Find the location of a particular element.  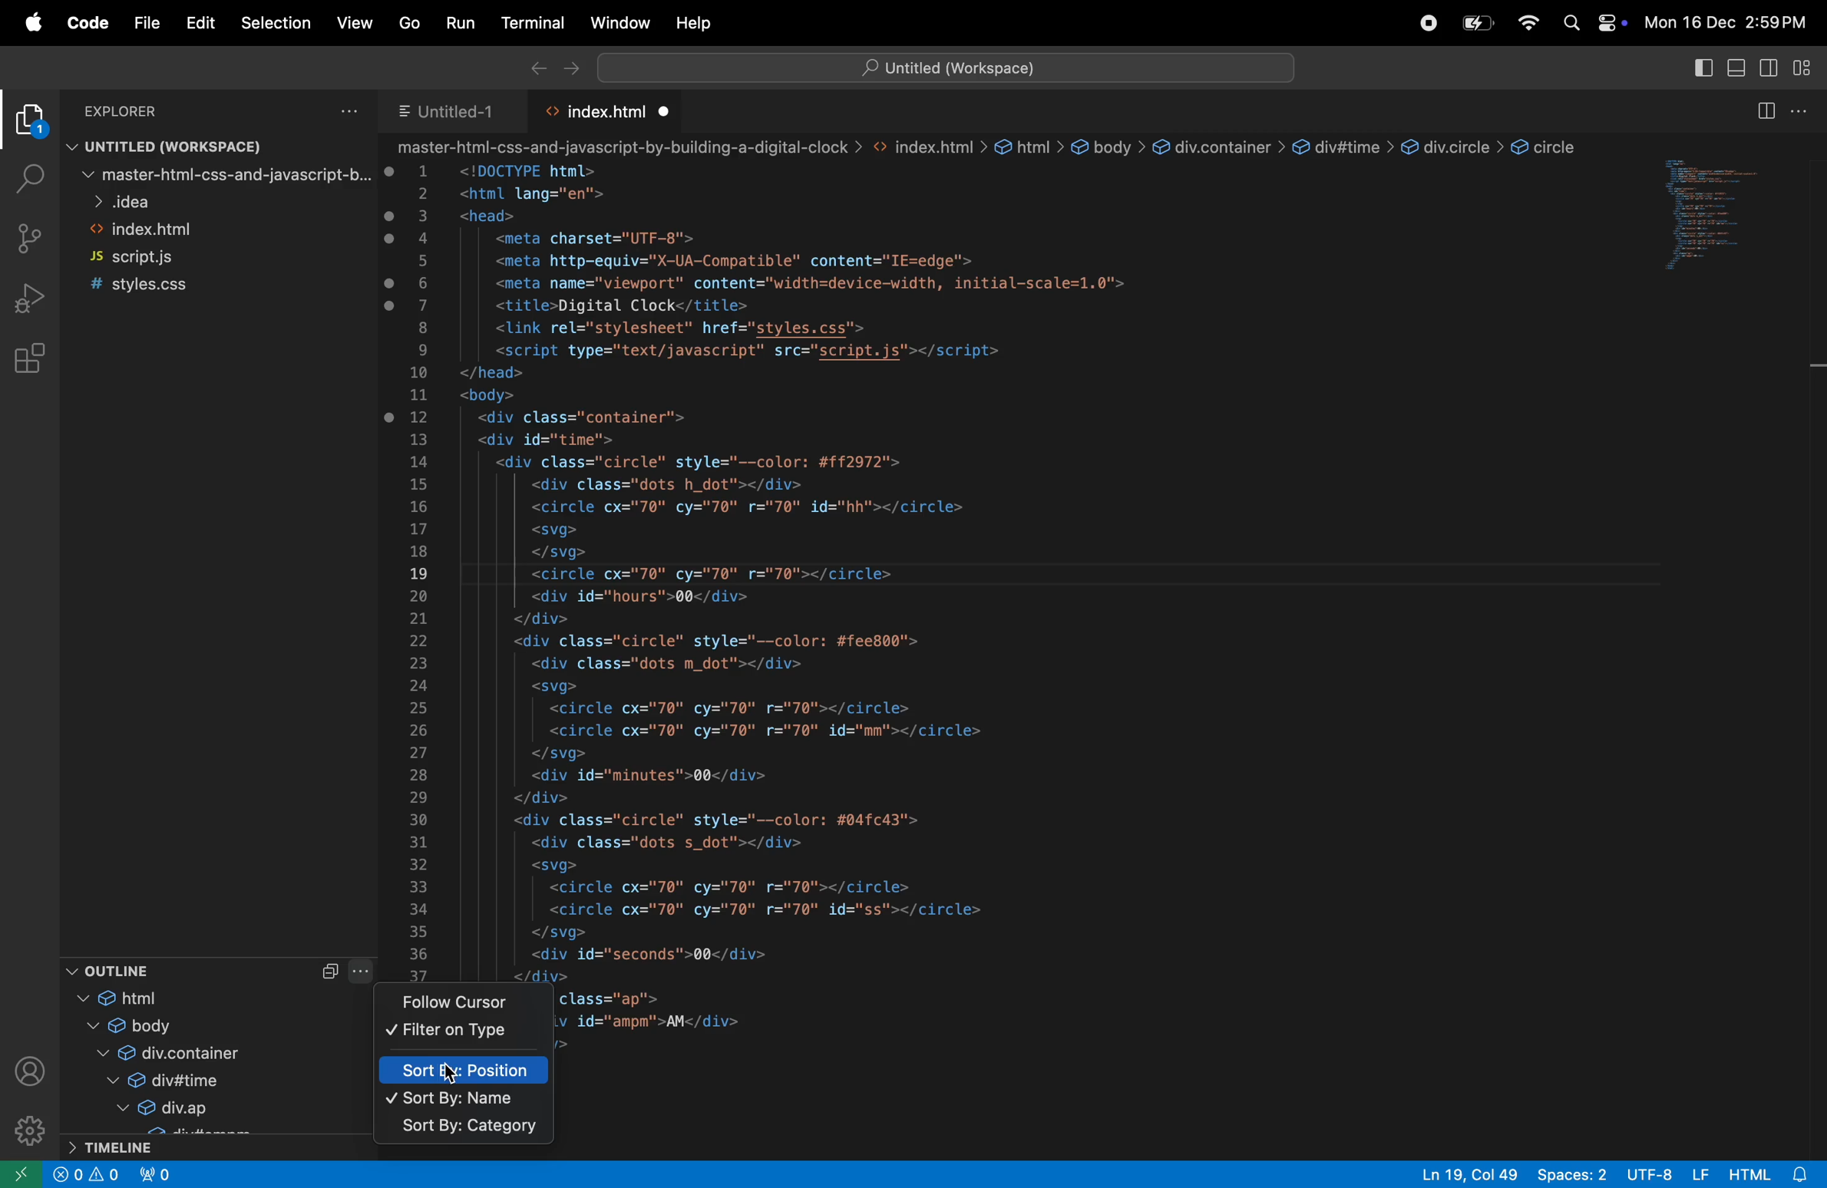

body is located at coordinates (197, 1025).